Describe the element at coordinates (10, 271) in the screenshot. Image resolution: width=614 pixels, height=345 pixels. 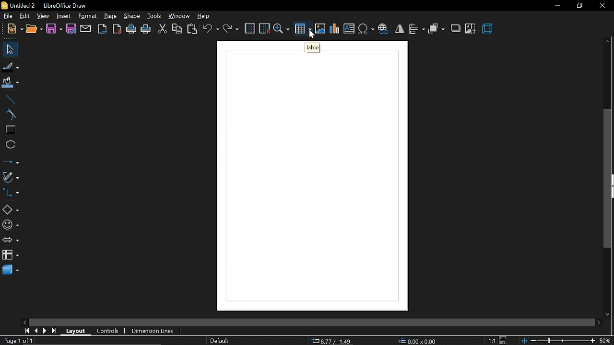
I see `3d shapes` at that location.